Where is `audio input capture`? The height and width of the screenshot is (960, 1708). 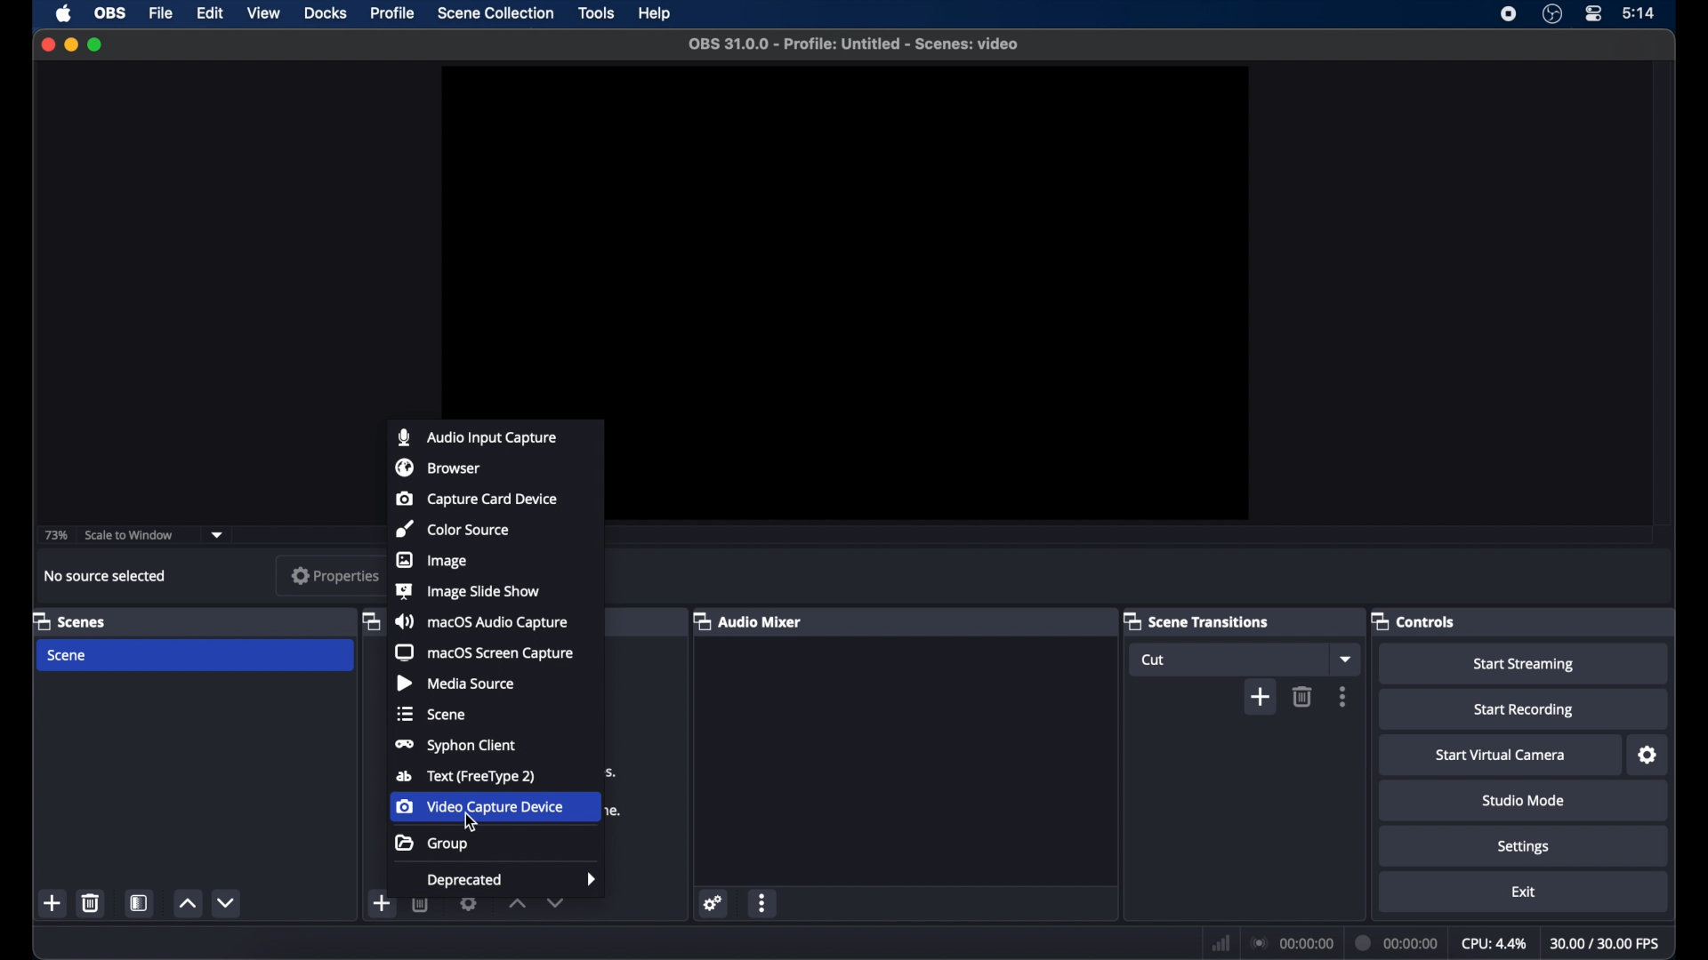
audio input capture is located at coordinates (479, 436).